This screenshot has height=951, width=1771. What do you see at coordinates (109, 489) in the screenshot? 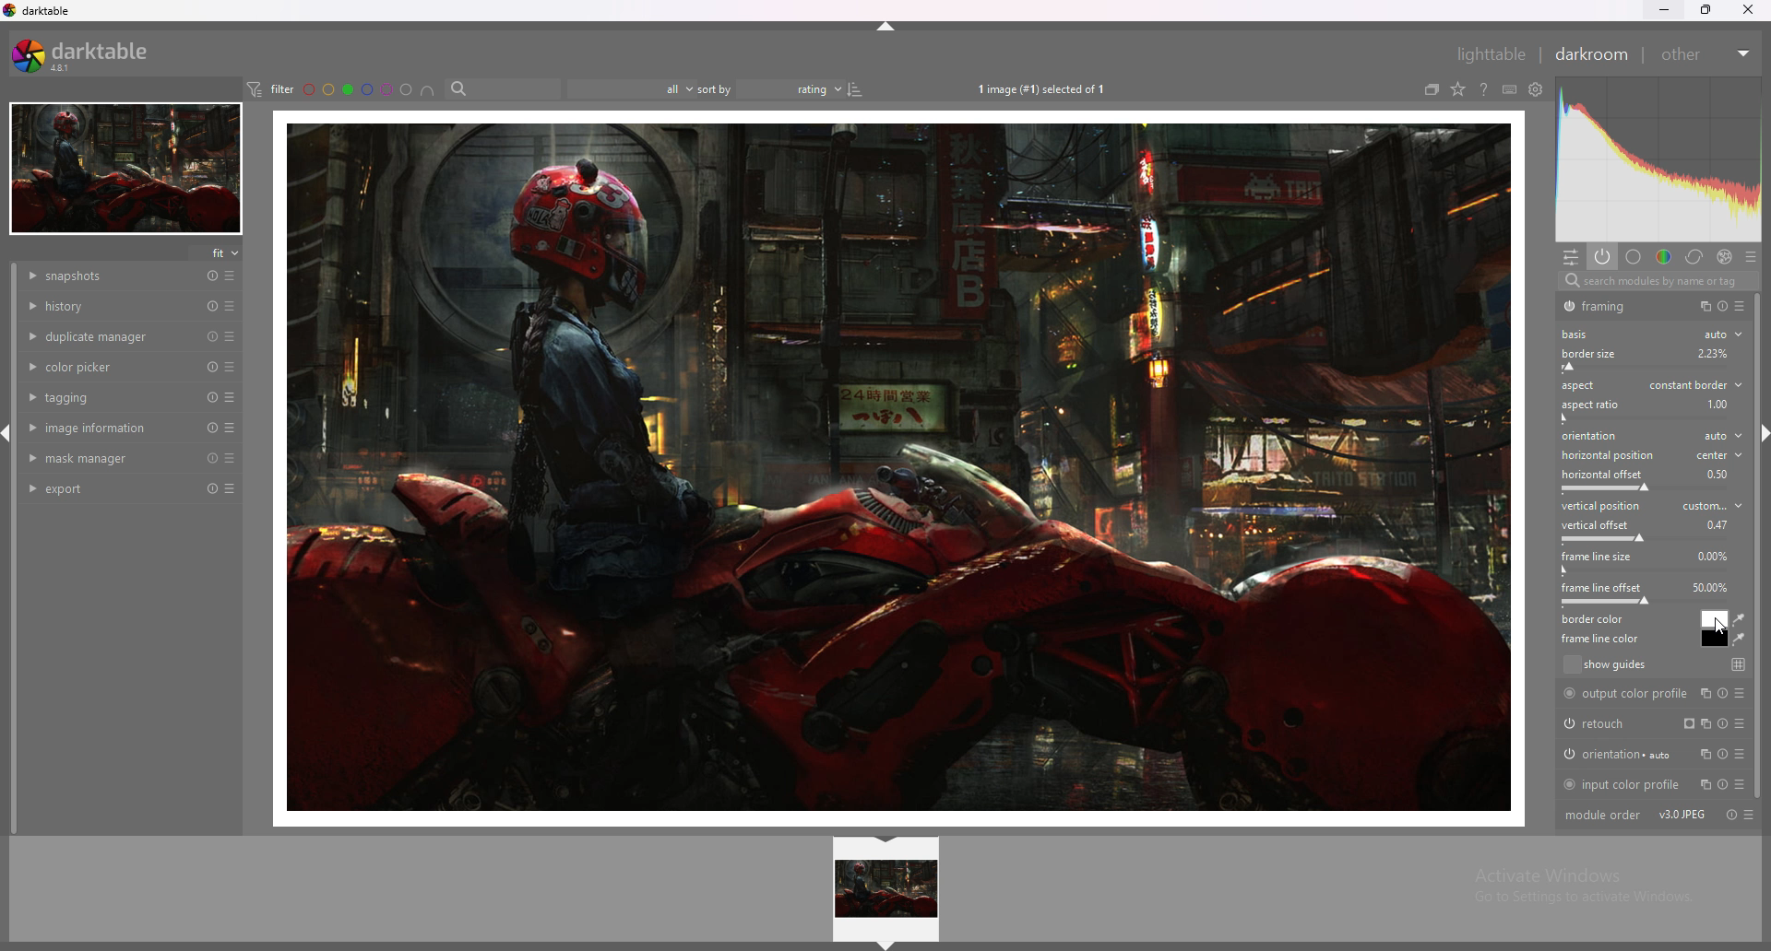
I see `export` at bounding box center [109, 489].